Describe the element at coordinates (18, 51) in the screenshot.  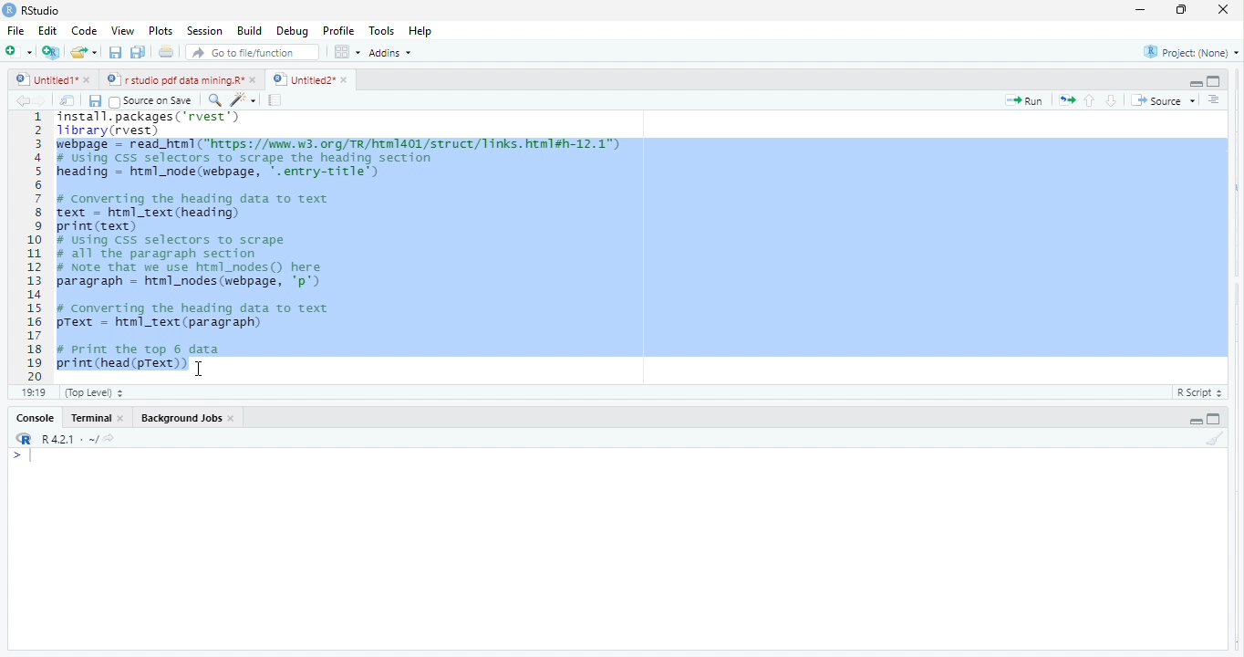
I see `new file` at that location.